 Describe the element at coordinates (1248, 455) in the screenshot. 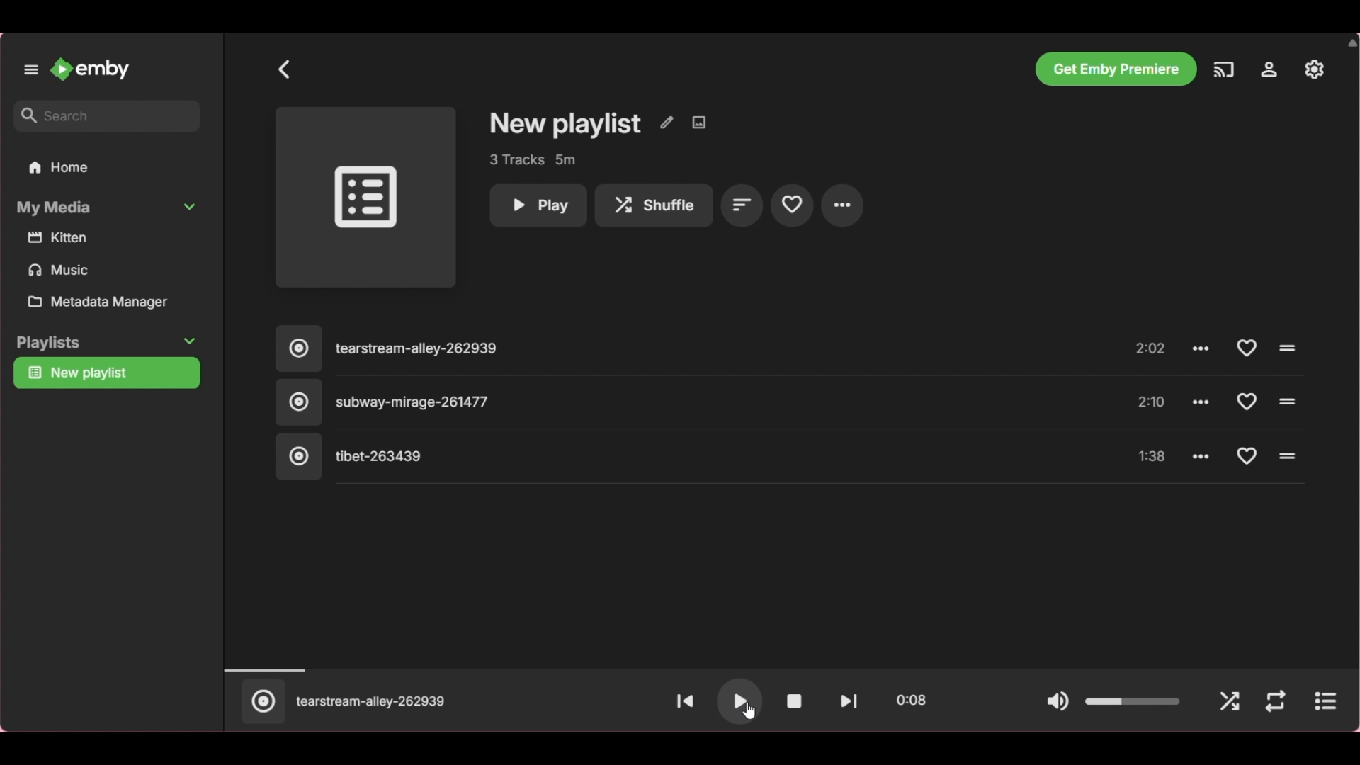

I see `Add respective song to favorites` at that location.